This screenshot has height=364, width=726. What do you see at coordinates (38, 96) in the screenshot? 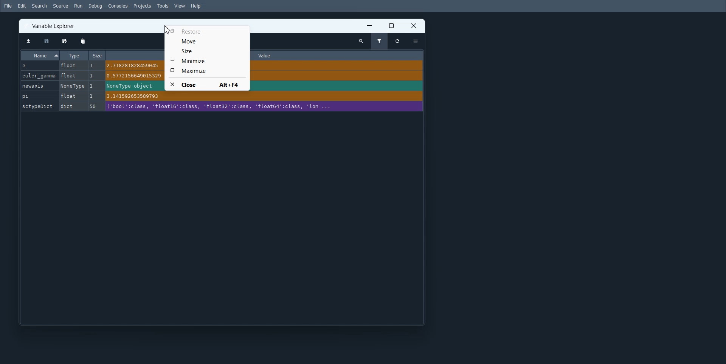
I see `pi` at bounding box center [38, 96].